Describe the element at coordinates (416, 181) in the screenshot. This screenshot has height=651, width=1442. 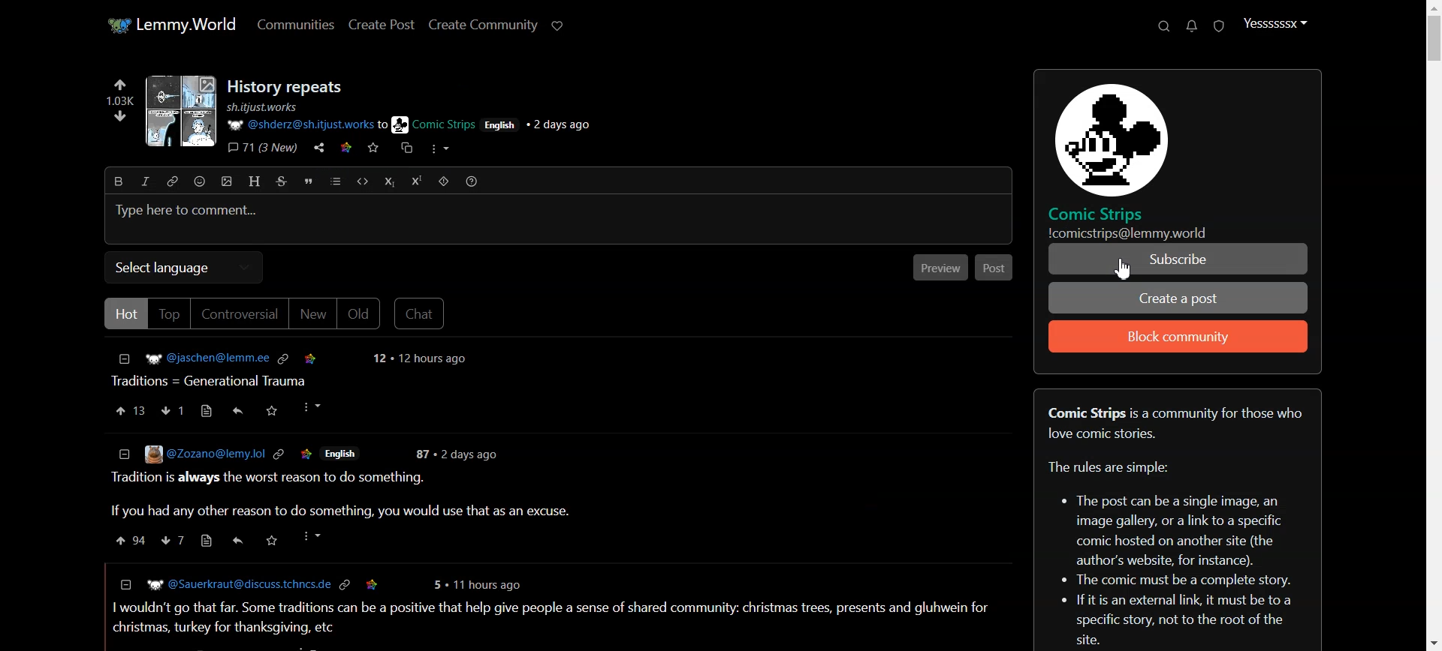
I see `superscript` at that location.